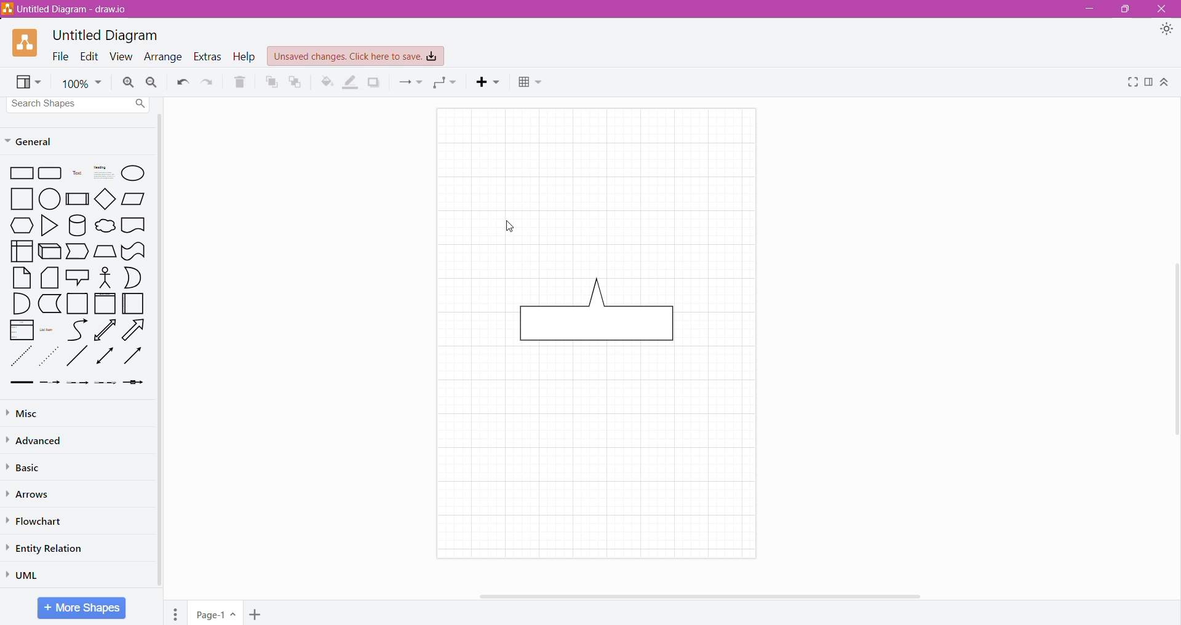 Image resolution: width=1181 pixels, height=625 pixels. What do you see at coordinates (77, 199) in the screenshot?
I see `subprocess` at bounding box center [77, 199].